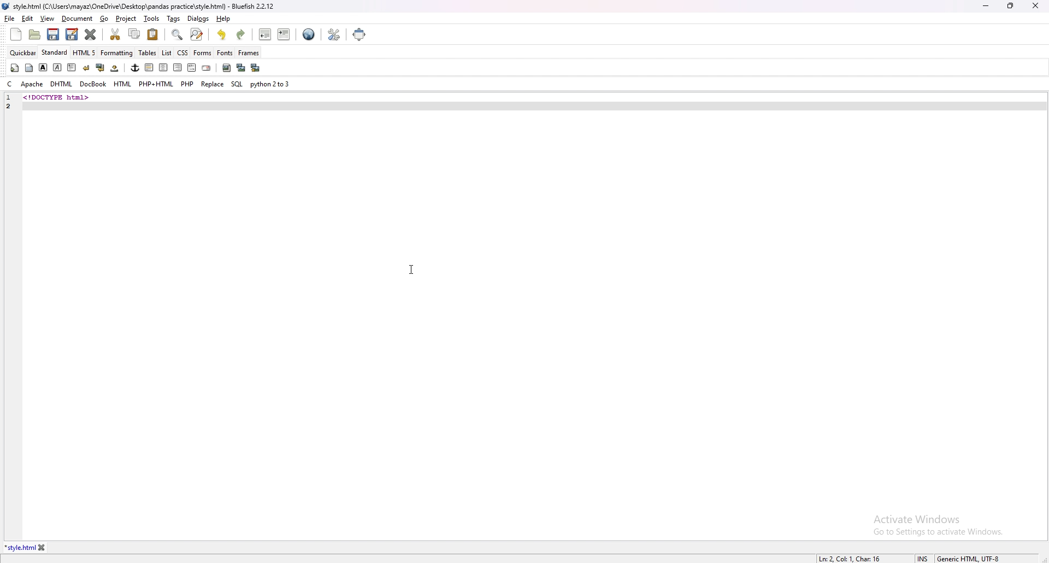 Image resolution: width=1049 pixels, height=563 pixels. Describe the element at coordinates (9, 98) in the screenshot. I see `line number` at that location.